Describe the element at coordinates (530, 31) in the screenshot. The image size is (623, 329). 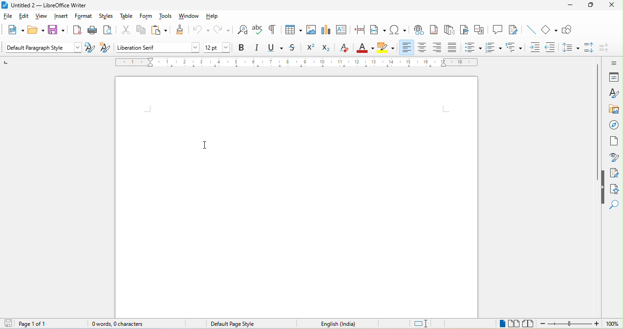
I see `line` at that location.